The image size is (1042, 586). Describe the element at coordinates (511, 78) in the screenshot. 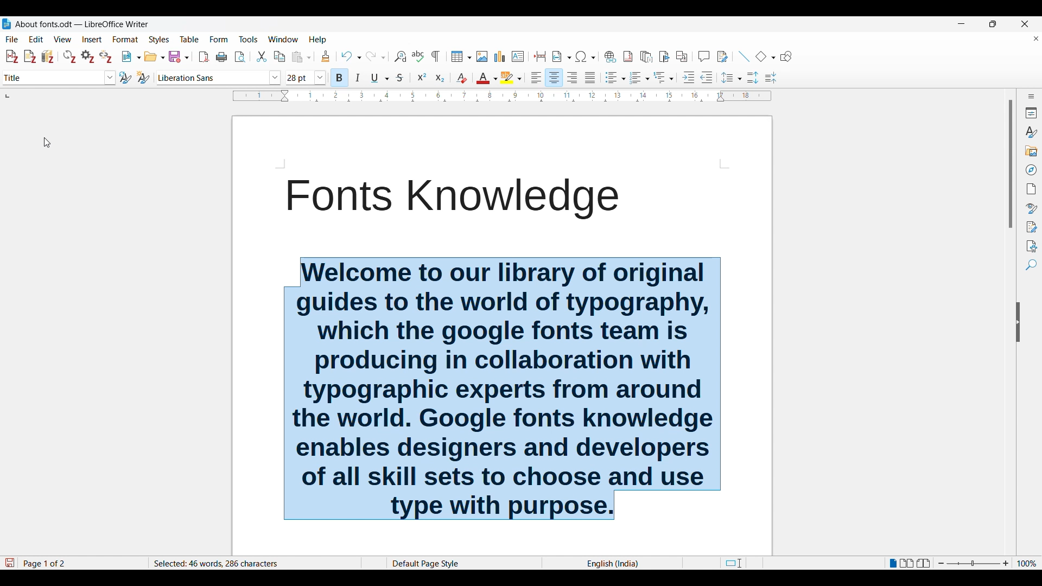

I see `Highlight color options` at that location.